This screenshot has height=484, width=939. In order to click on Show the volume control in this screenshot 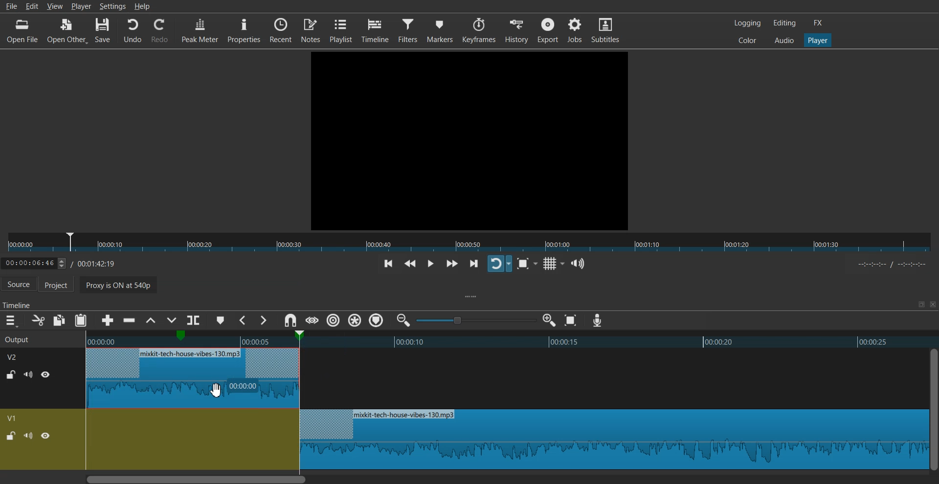, I will do `click(578, 264)`.